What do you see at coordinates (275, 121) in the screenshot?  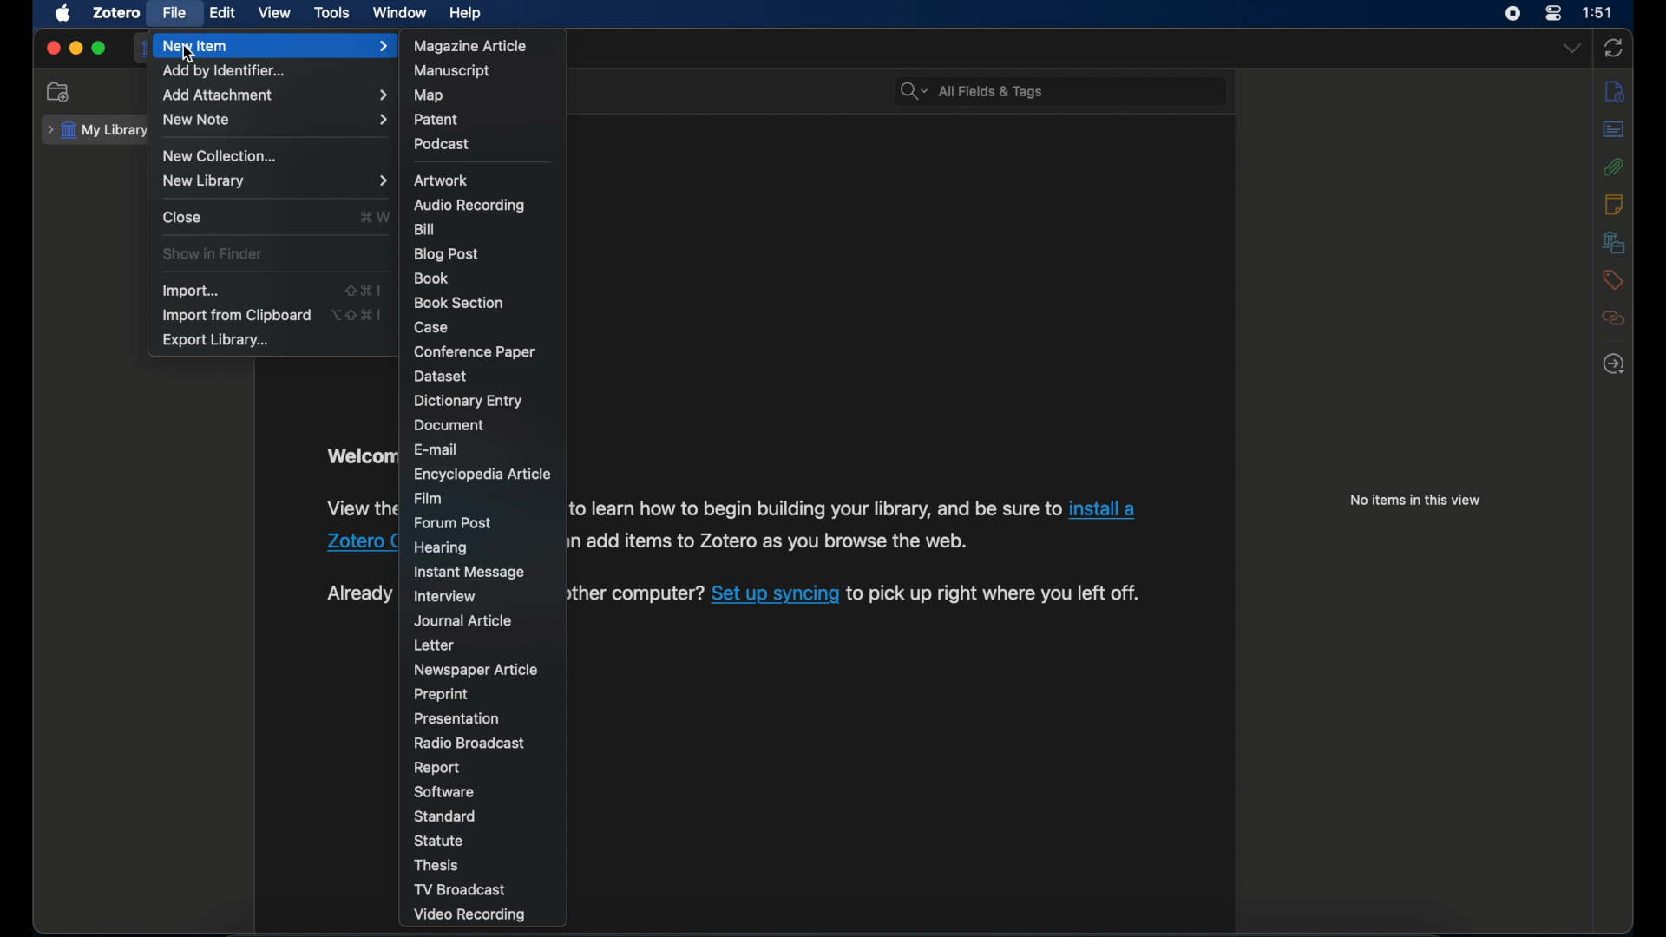 I see `new note` at bounding box center [275, 121].